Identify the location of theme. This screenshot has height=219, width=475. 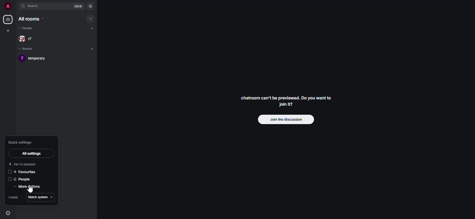
(13, 198).